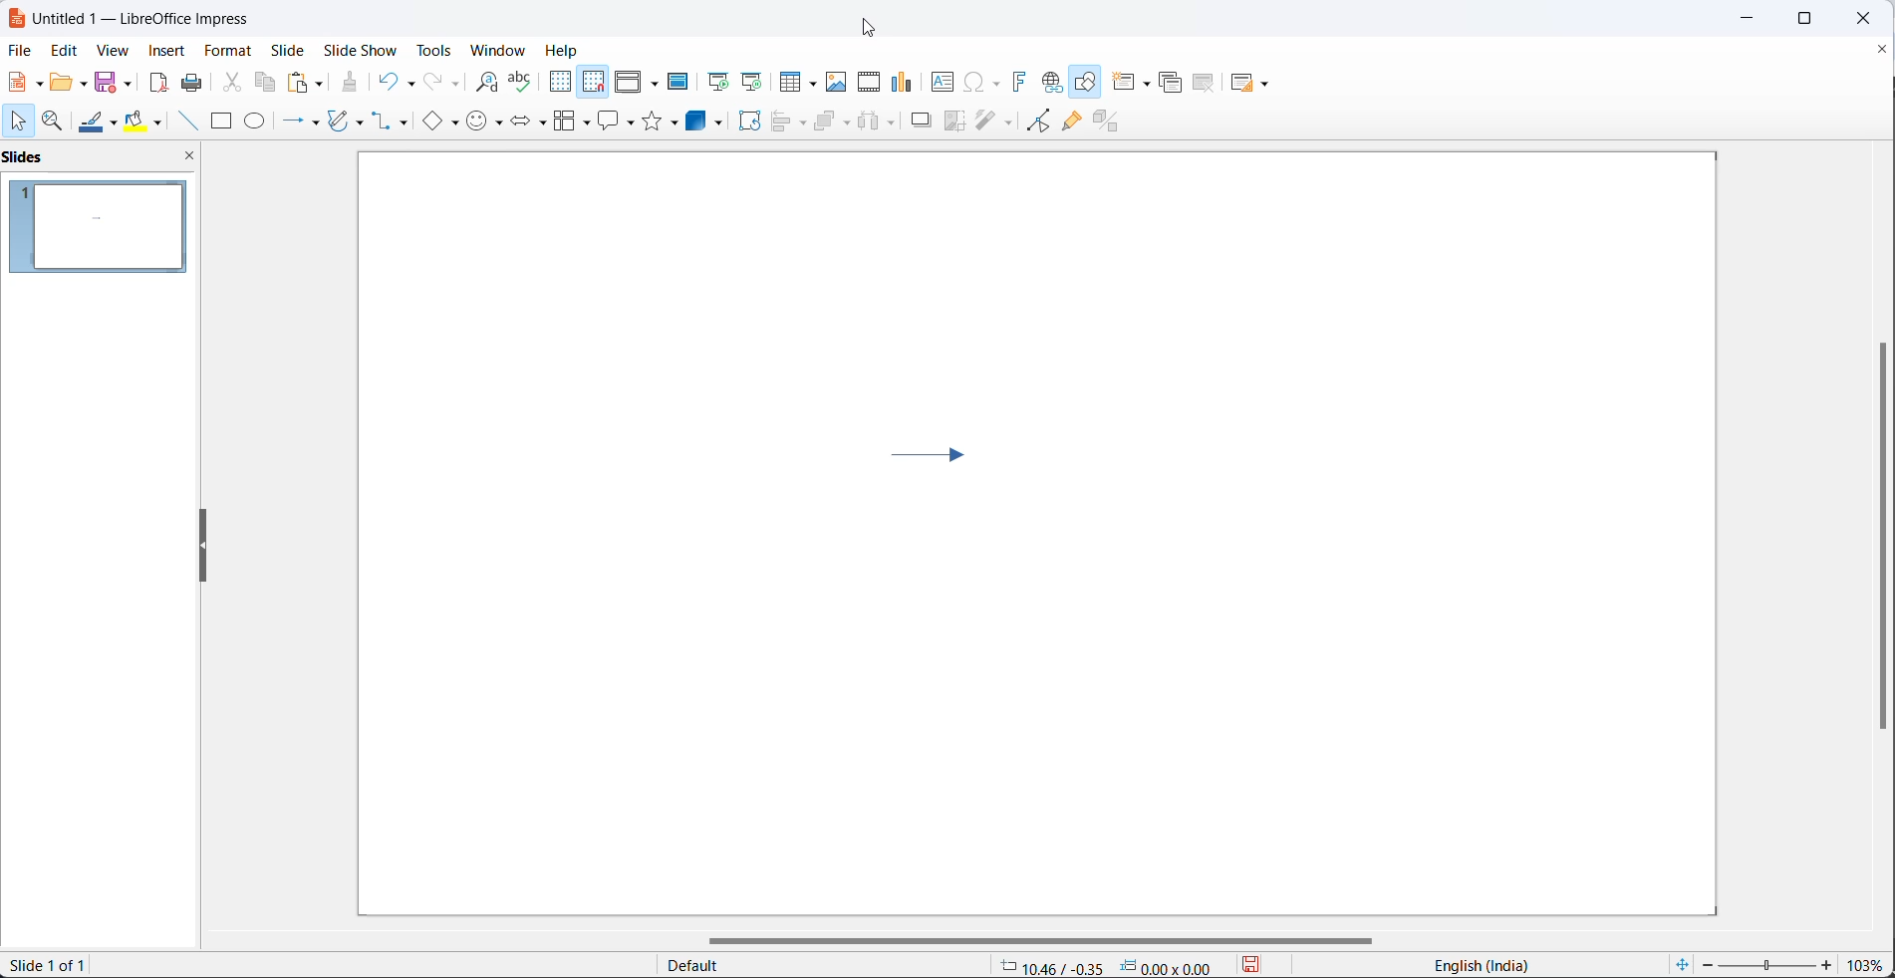  Describe the element at coordinates (1747, 17) in the screenshot. I see `minimize` at that location.